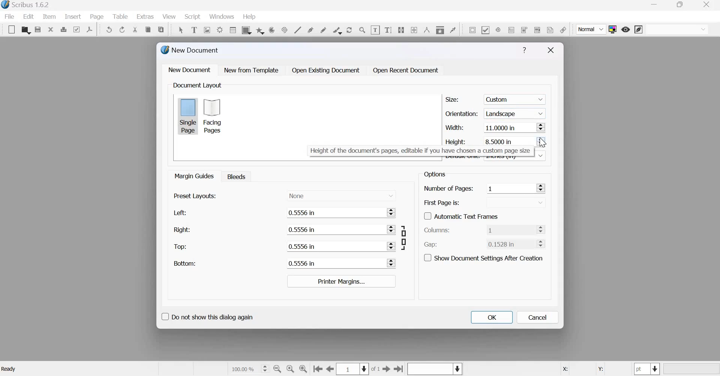 This screenshot has width=720, height=376. I want to click on paste, so click(162, 29).